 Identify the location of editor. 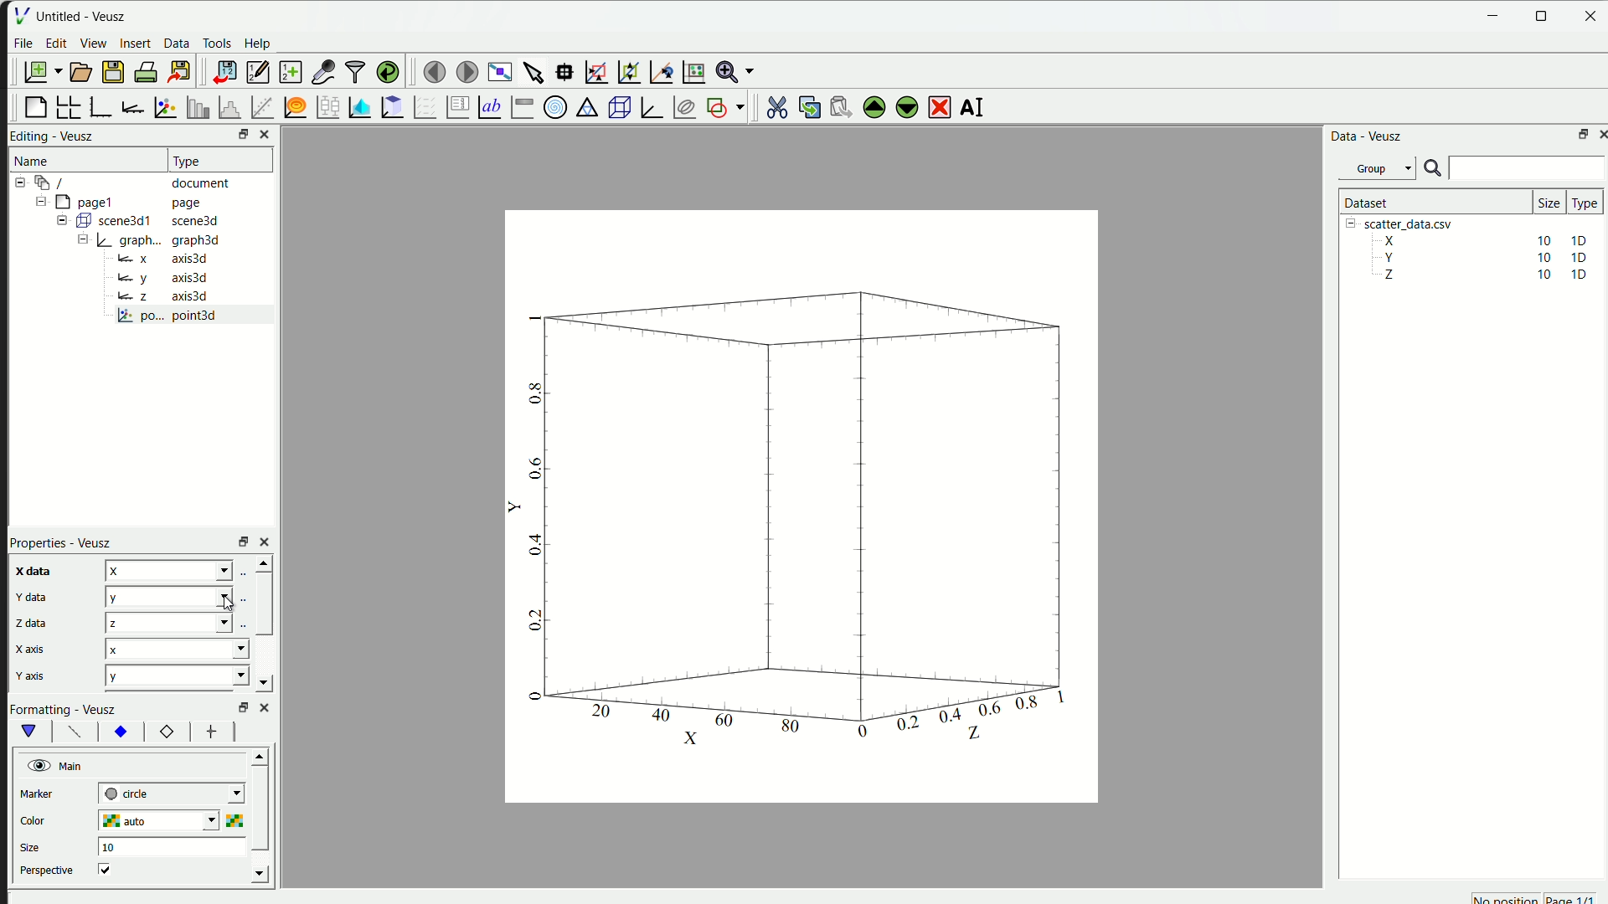
(255, 72).